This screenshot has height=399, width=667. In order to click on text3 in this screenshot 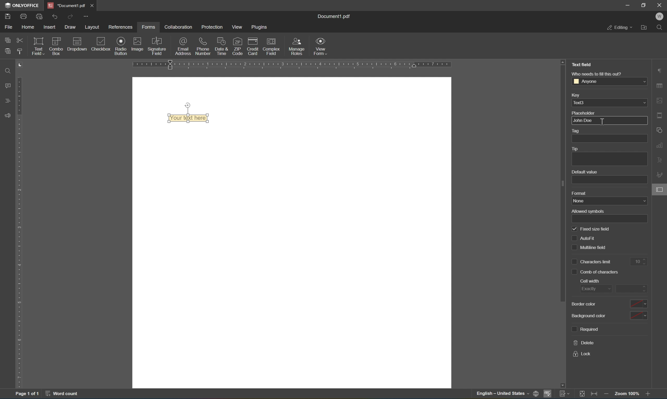, I will do `click(611, 103)`.